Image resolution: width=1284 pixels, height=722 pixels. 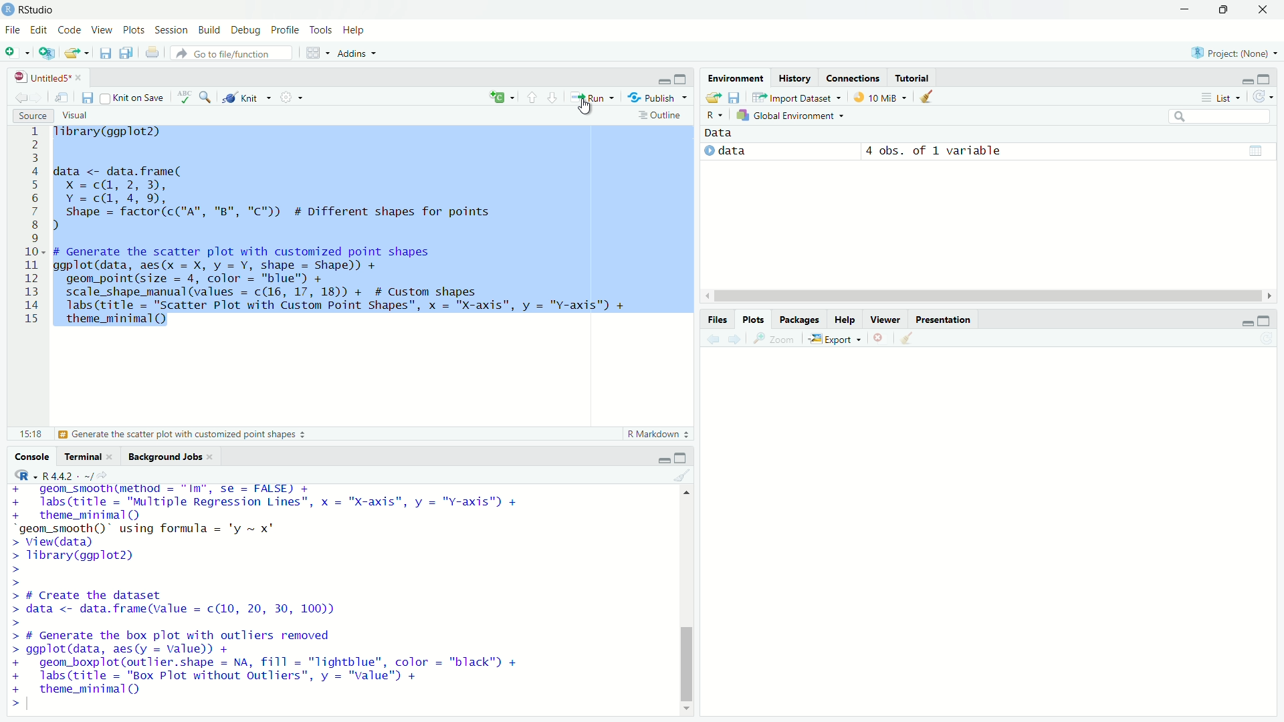 I want to click on Help, so click(x=354, y=29).